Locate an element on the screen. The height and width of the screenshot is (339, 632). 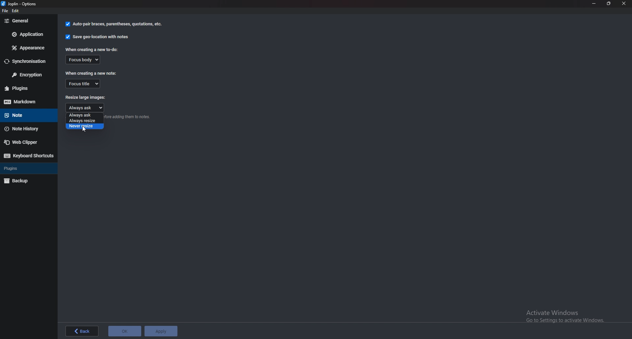
Application is located at coordinates (28, 34).